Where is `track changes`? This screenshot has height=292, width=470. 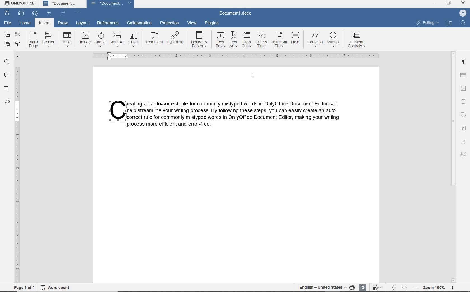 track changes is located at coordinates (377, 288).